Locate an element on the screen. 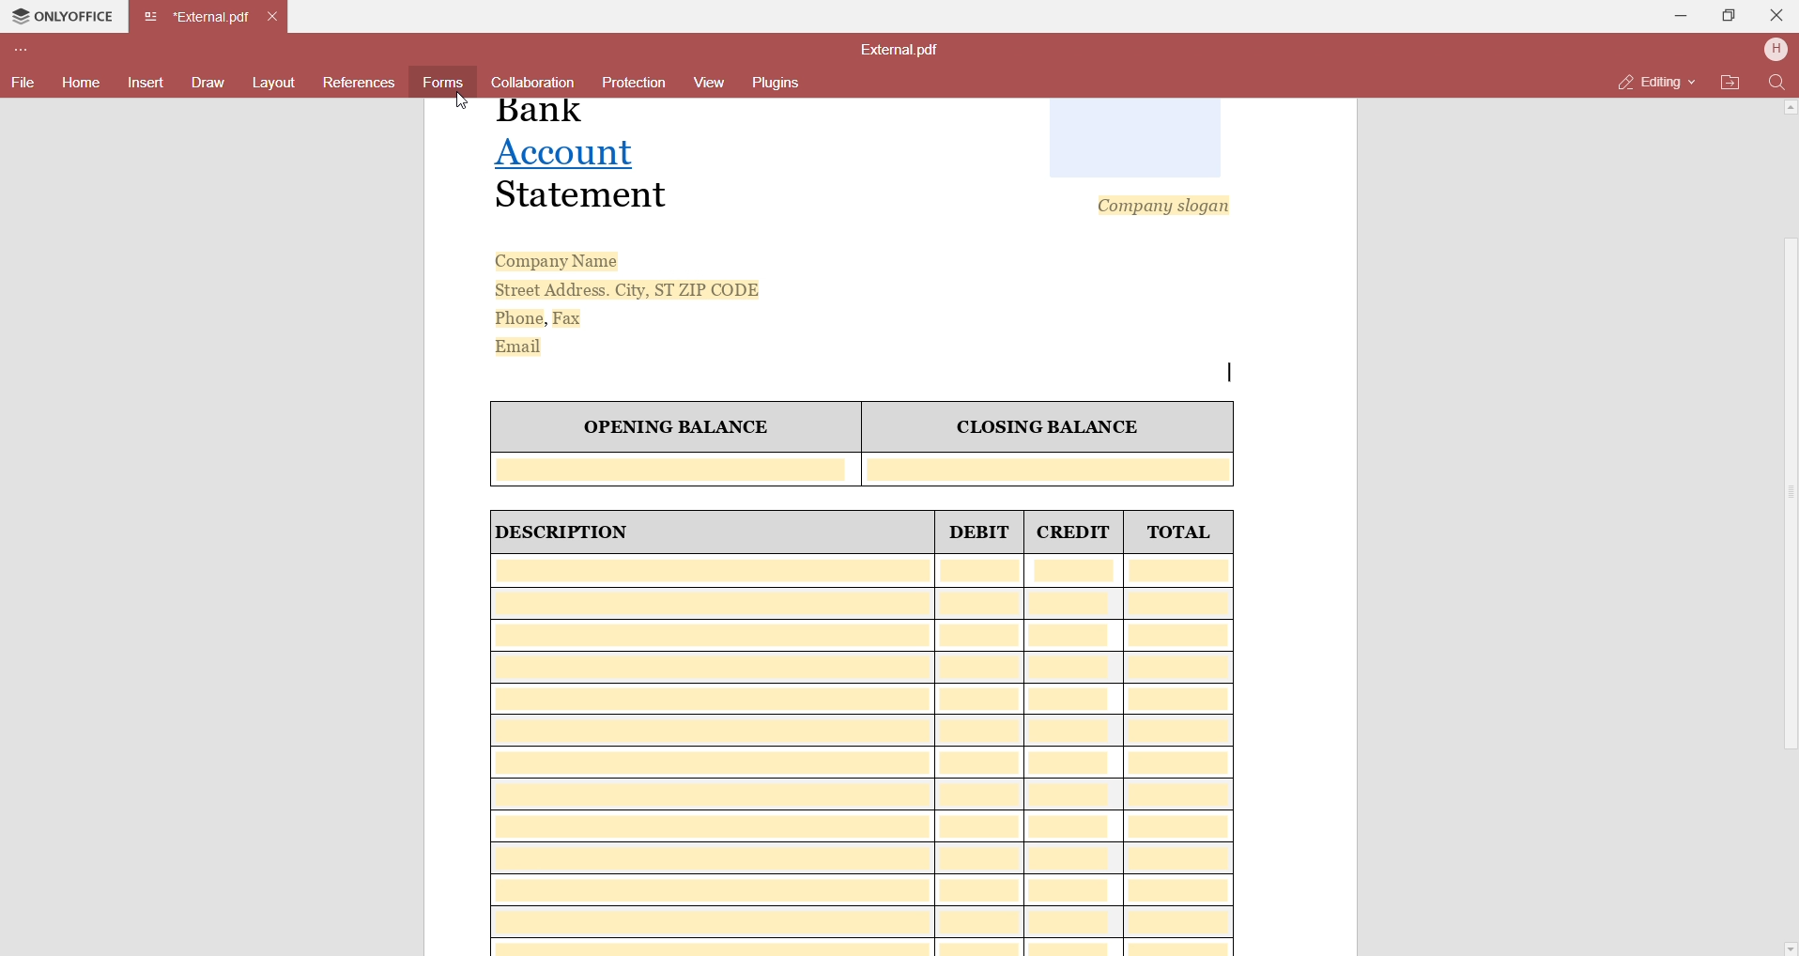  Close Tab is located at coordinates (275, 14).